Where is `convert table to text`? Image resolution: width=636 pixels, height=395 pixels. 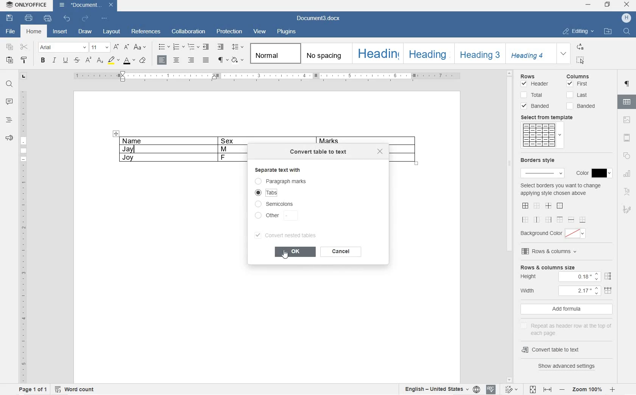
convert table to text is located at coordinates (560, 350).